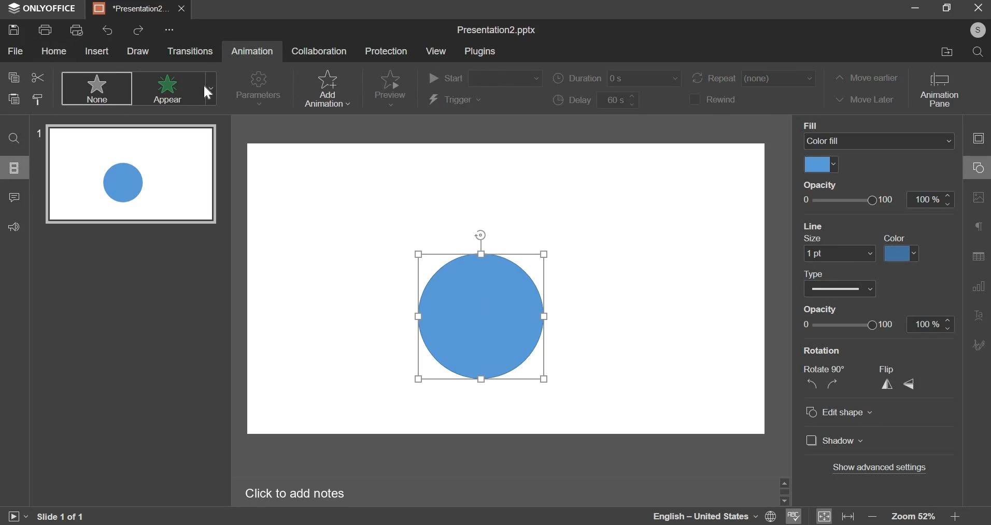 This screenshot has height=525, width=991. Describe the element at coordinates (138, 10) in the screenshot. I see `presentation` at that location.